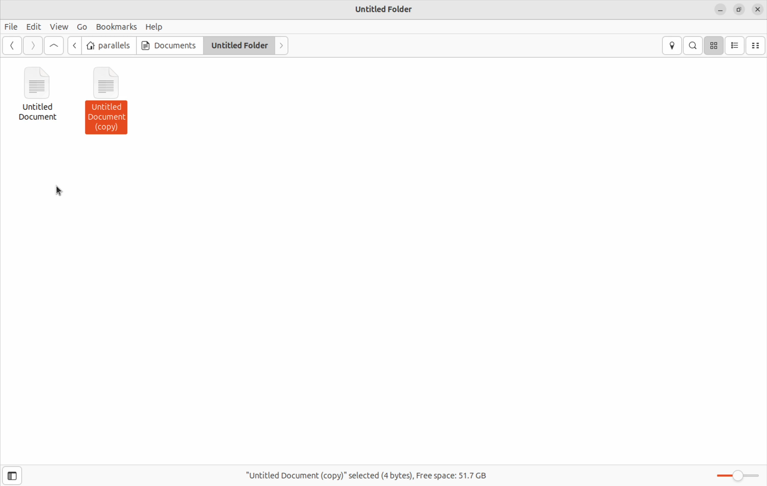 This screenshot has width=767, height=486. Describe the element at coordinates (369, 472) in the screenshot. I see `"Untitled Document (copy)" selected (4 bytes), Free space: 51.7 GB` at that location.